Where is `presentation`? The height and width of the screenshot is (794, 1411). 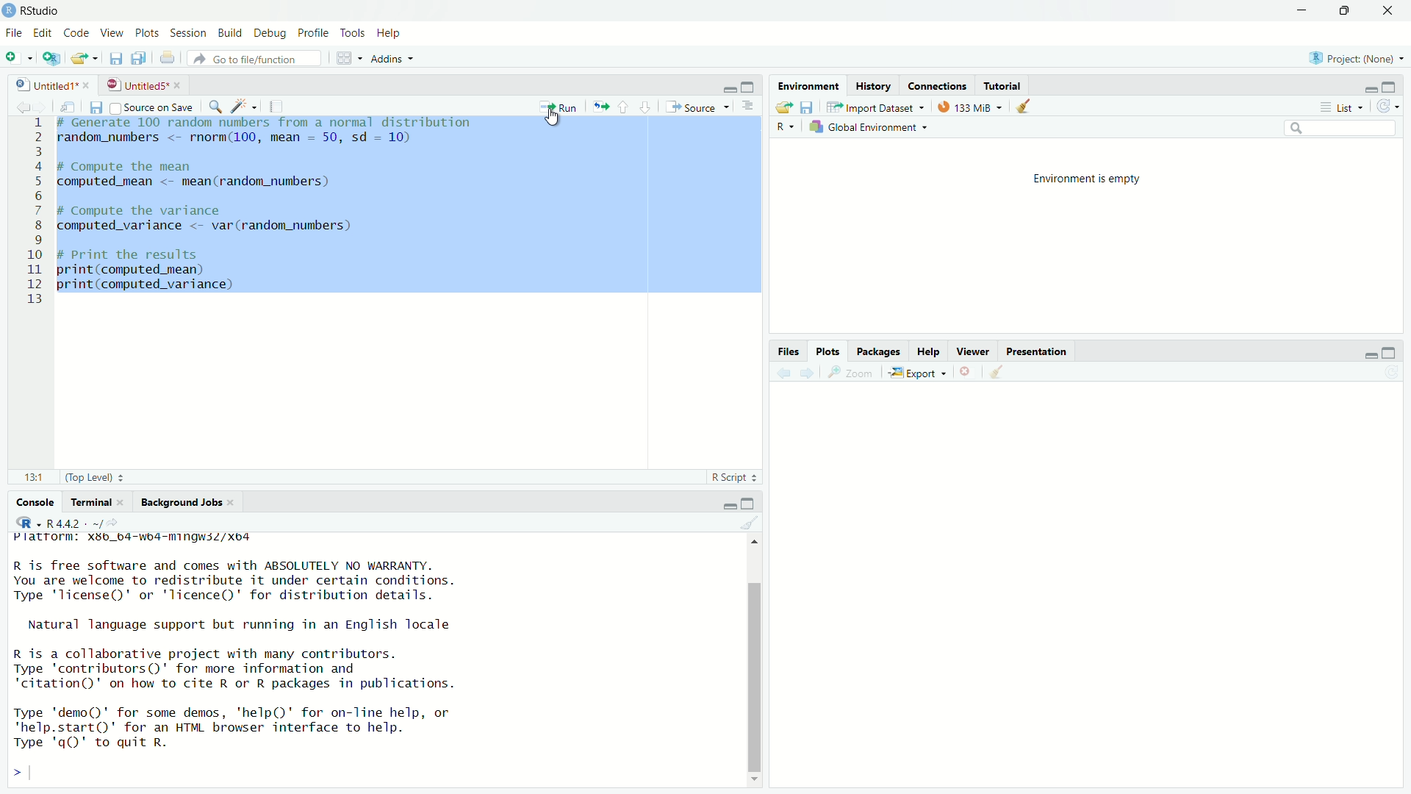
presentation is located at coordinates (1040, 350).